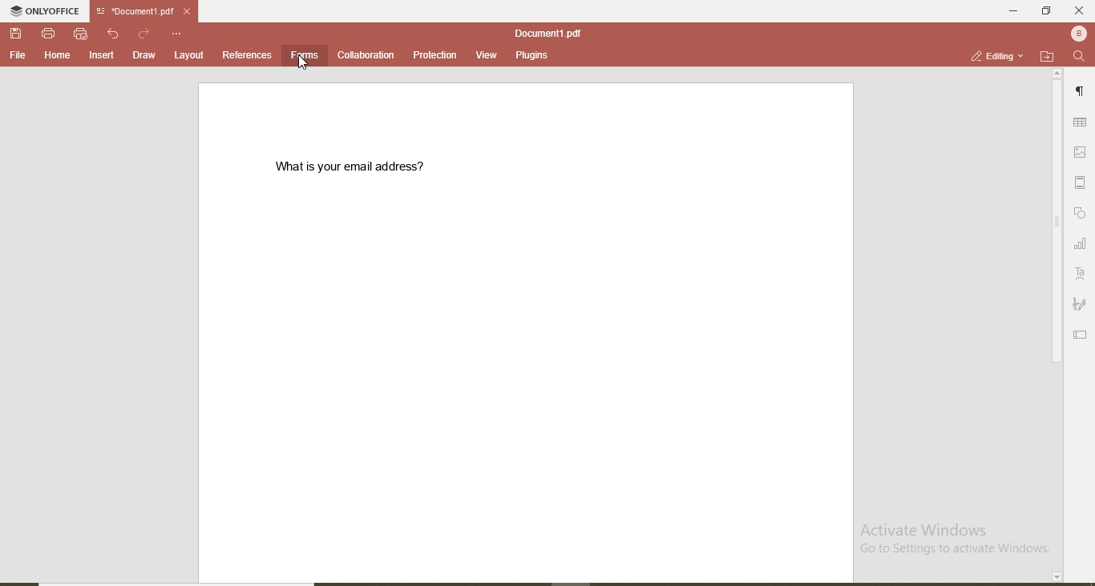 This screenshot has width=1095, height=586. What do you see at coordinates (192, 11) in the screenshot?
I see `close file` at bounding box center [192, 11].